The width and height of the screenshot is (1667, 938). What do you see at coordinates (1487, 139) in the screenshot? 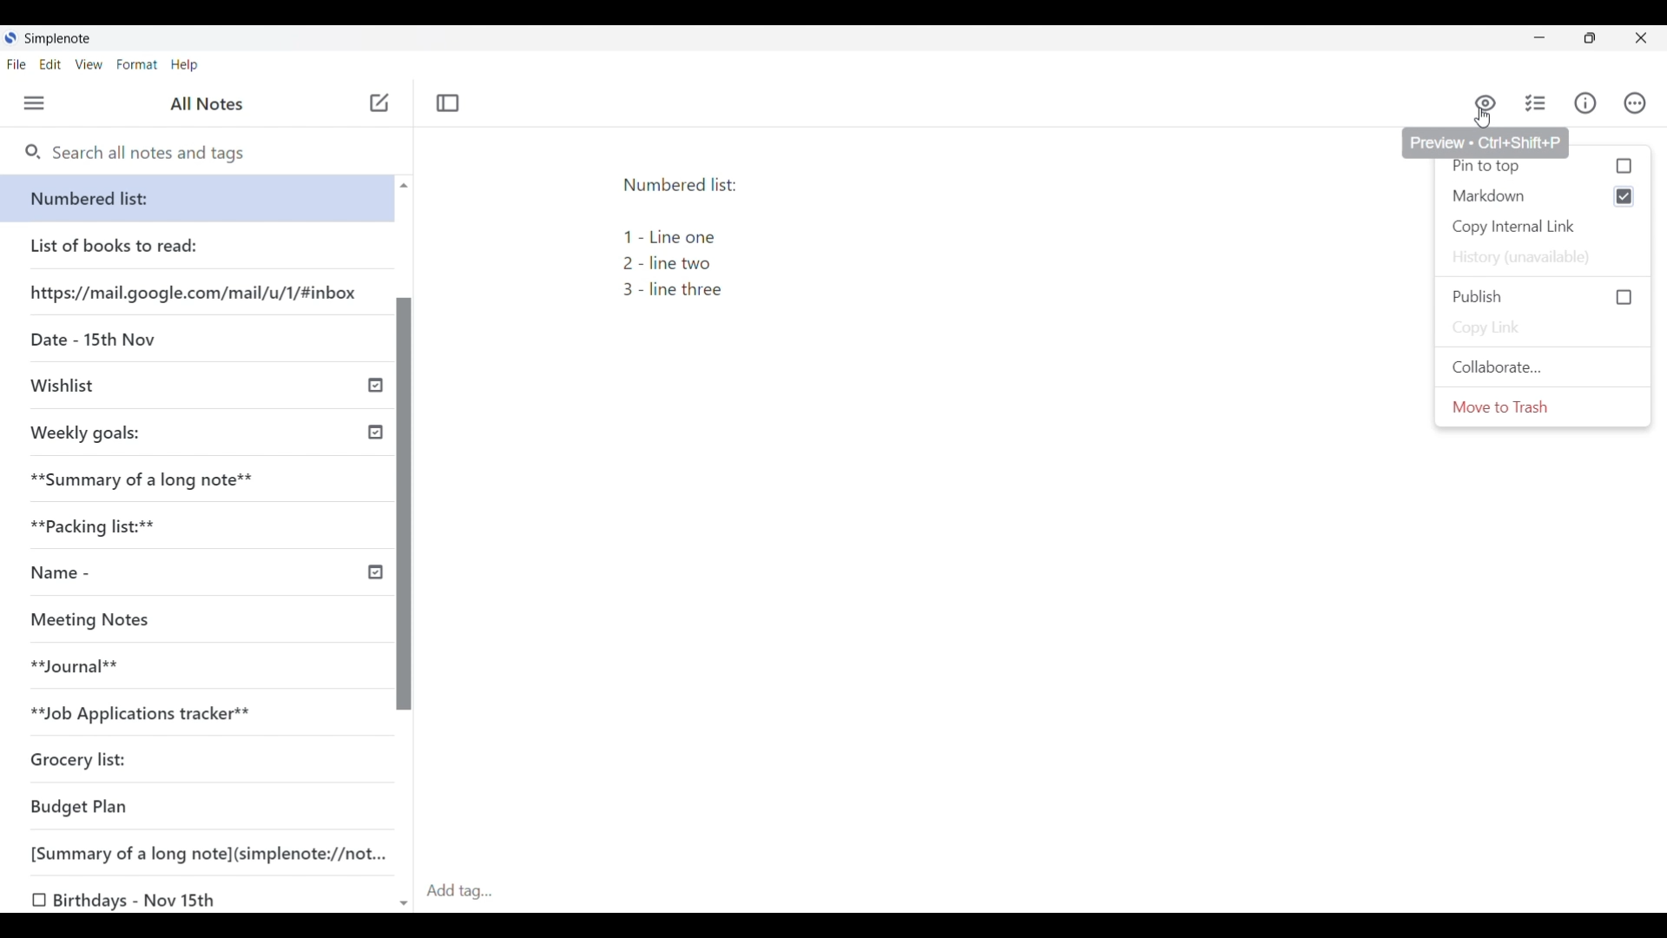
I see ` Preview « Ctrl+Shift+P |` at bounding box center [1487, 139].